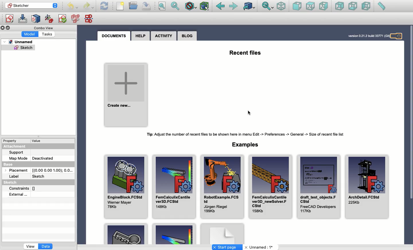 Image resolution: width=413 pixels, height=250 pixels. Describe the element at coordinates (134, 5) in the screenshot. I see `Open` at that location.